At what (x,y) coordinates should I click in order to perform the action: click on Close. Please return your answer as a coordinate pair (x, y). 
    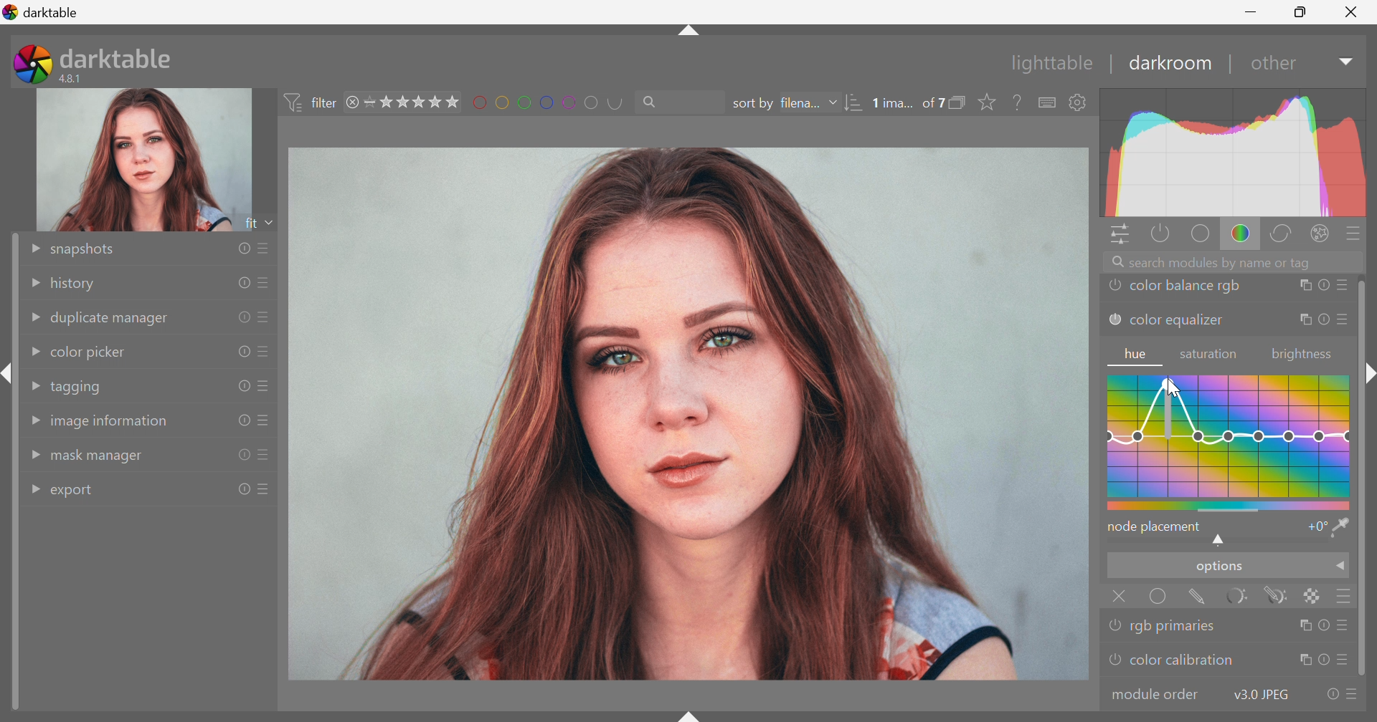
    Looking at the image, I should click on (1117, 595).